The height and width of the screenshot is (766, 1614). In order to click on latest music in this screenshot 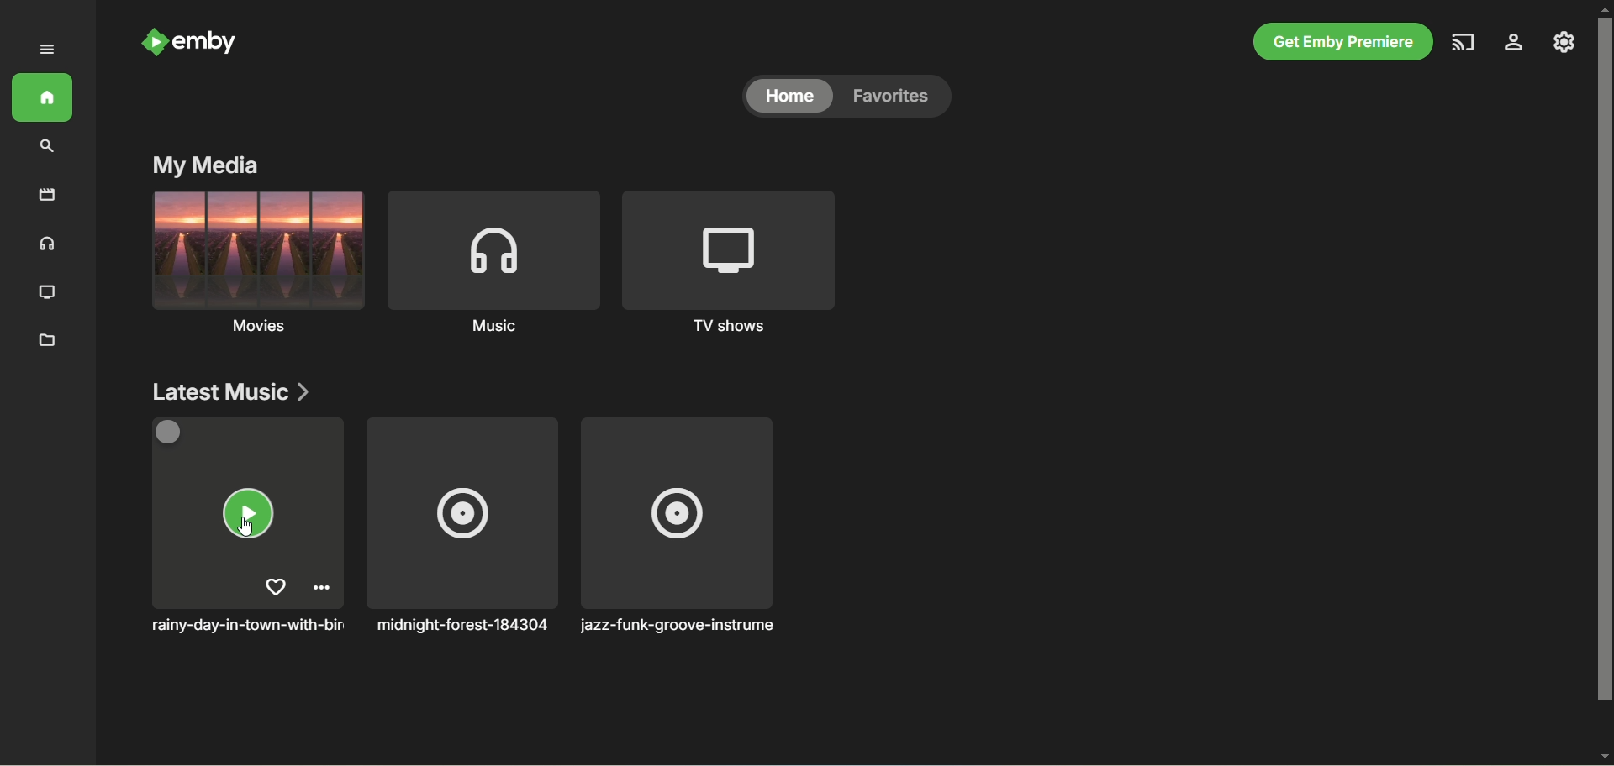, I will do `click(229, 391)`.